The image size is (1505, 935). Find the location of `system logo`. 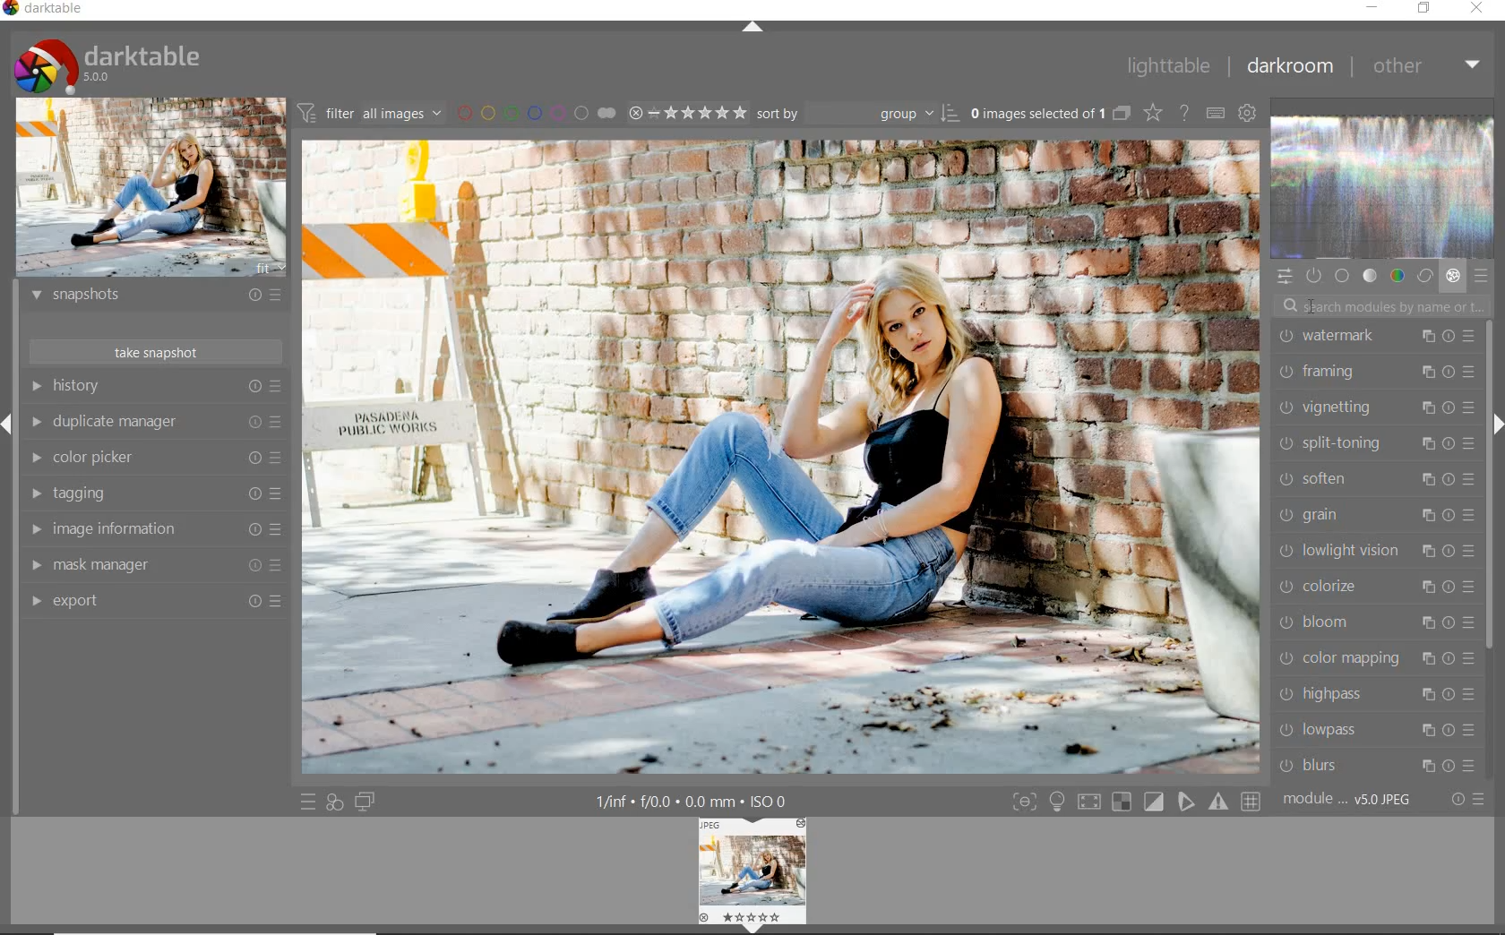

system logo is located at coordinates (108, 64).